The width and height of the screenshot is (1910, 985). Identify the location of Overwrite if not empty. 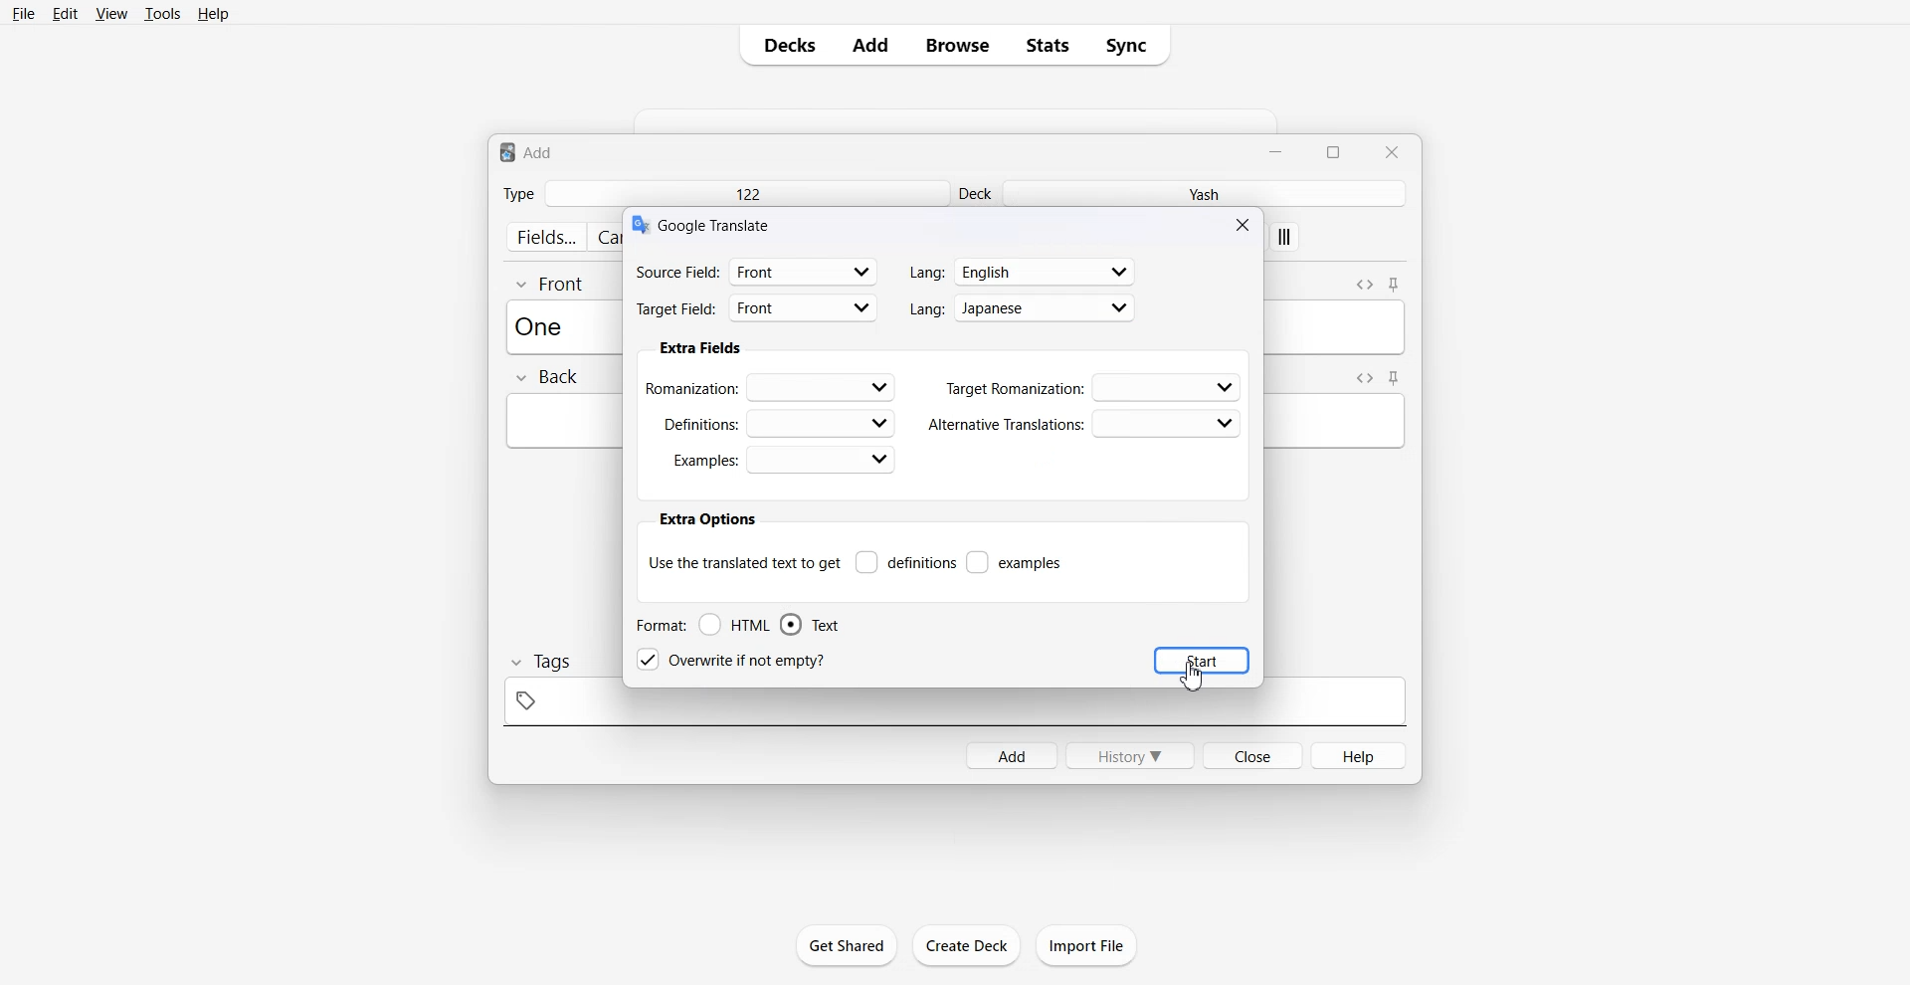
(738, 661).